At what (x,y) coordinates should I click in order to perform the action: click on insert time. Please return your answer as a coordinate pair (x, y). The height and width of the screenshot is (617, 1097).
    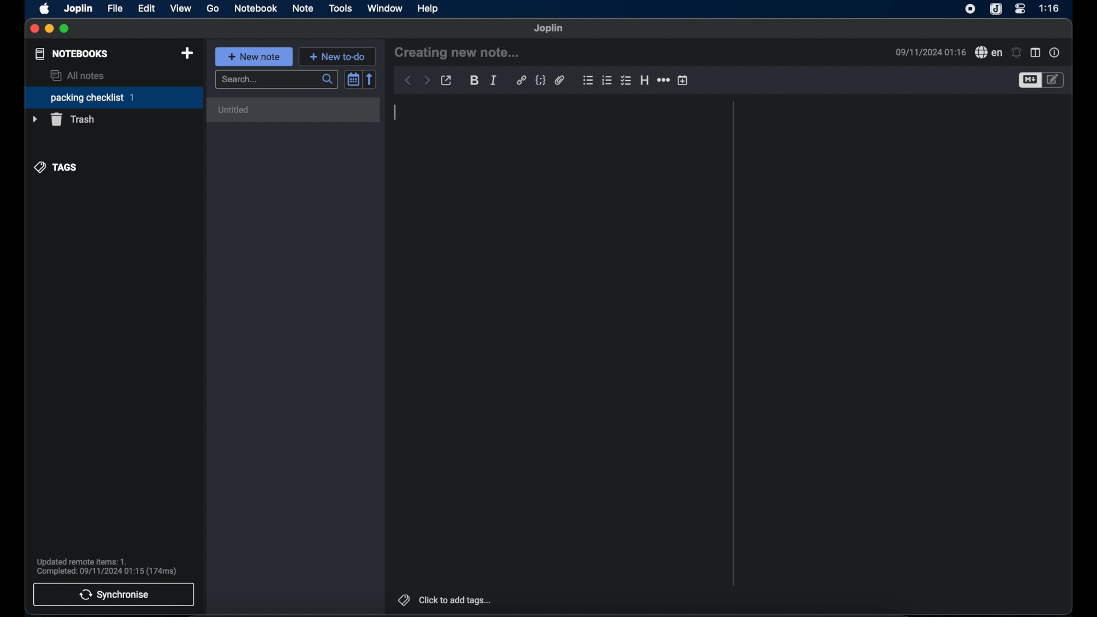
    Looking at the image, I should click on (683, 81).